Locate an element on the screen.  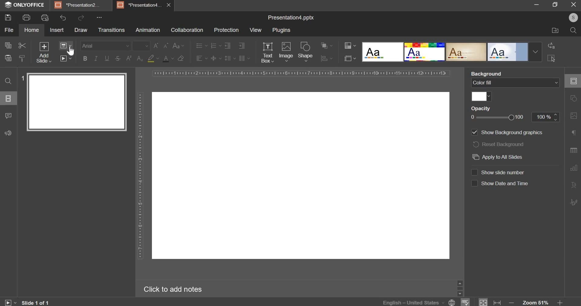
slider is located at coordinates (460, 288).